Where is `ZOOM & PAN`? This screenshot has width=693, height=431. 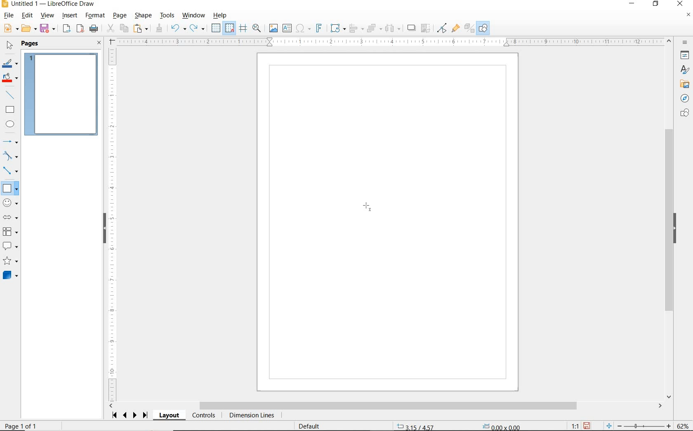 ZOOM & PAN is located at coordinates (257, 28).